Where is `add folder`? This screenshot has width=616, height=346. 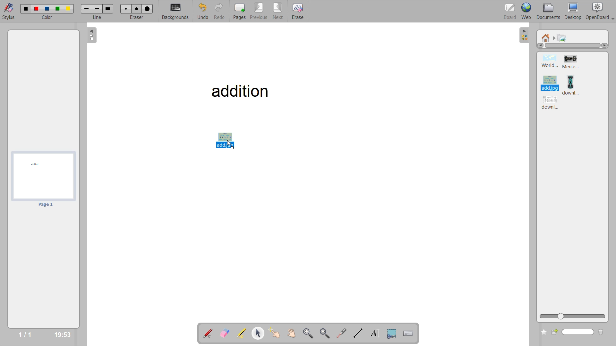 add folder is located at coordinates (542, 333).